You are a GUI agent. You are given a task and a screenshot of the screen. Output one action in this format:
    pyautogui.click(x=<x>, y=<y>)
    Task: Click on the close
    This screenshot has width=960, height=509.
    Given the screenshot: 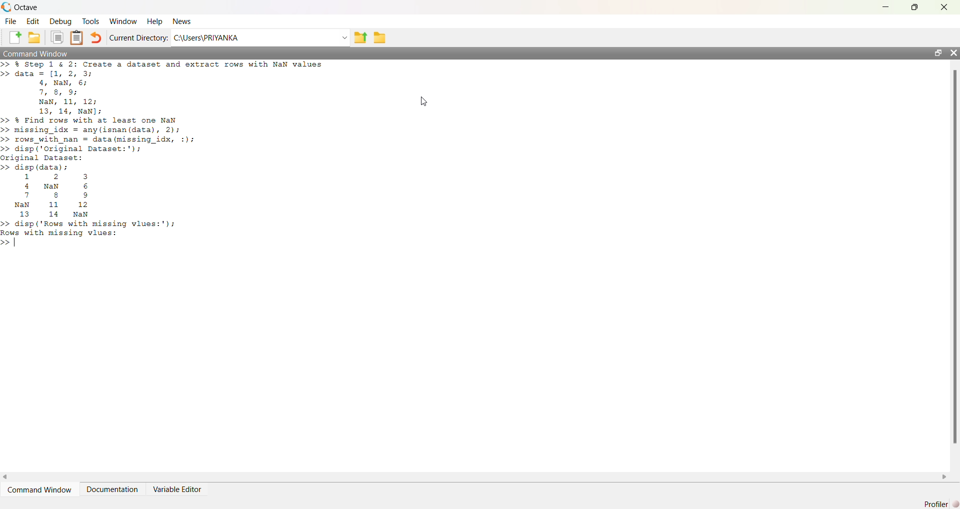 What is the action you would take?
    pyautogui.click(x=953, y=52)
    